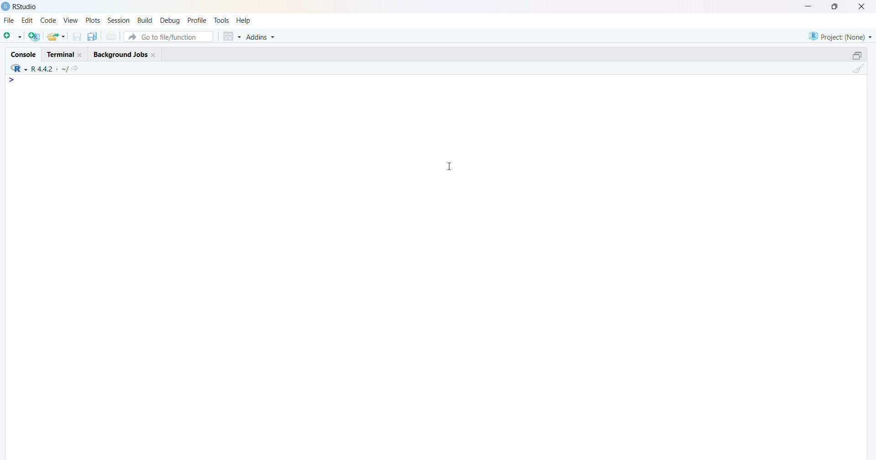  I want to click on debug, so click(171, 20).